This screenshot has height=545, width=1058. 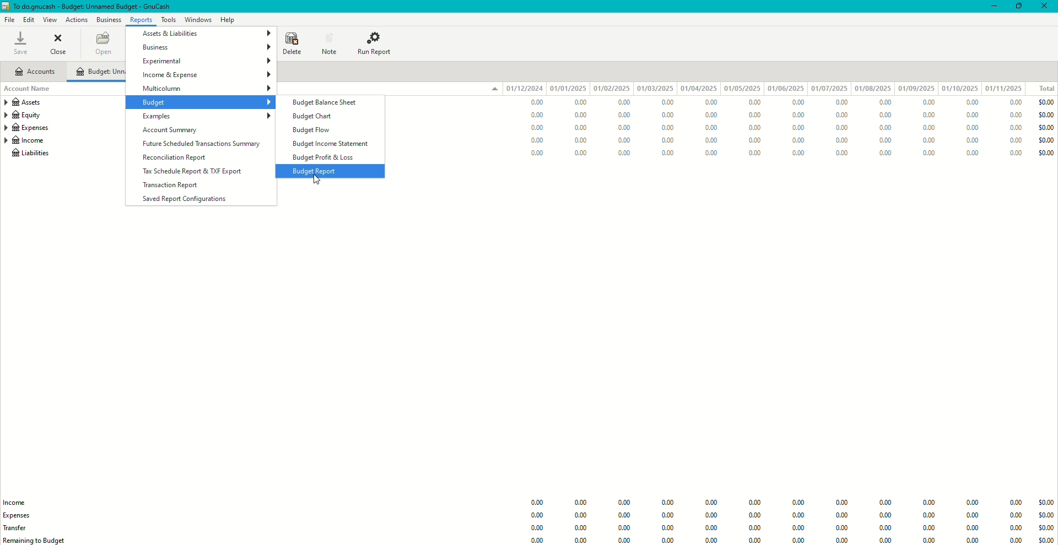 What do you see at coordinates (538, 541) in the screenshot?
I see `0.00` at bounding box center [538, 541].